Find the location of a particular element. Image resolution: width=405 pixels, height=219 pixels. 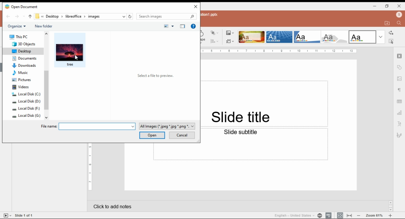

forward is located at coordinates (20, 16).